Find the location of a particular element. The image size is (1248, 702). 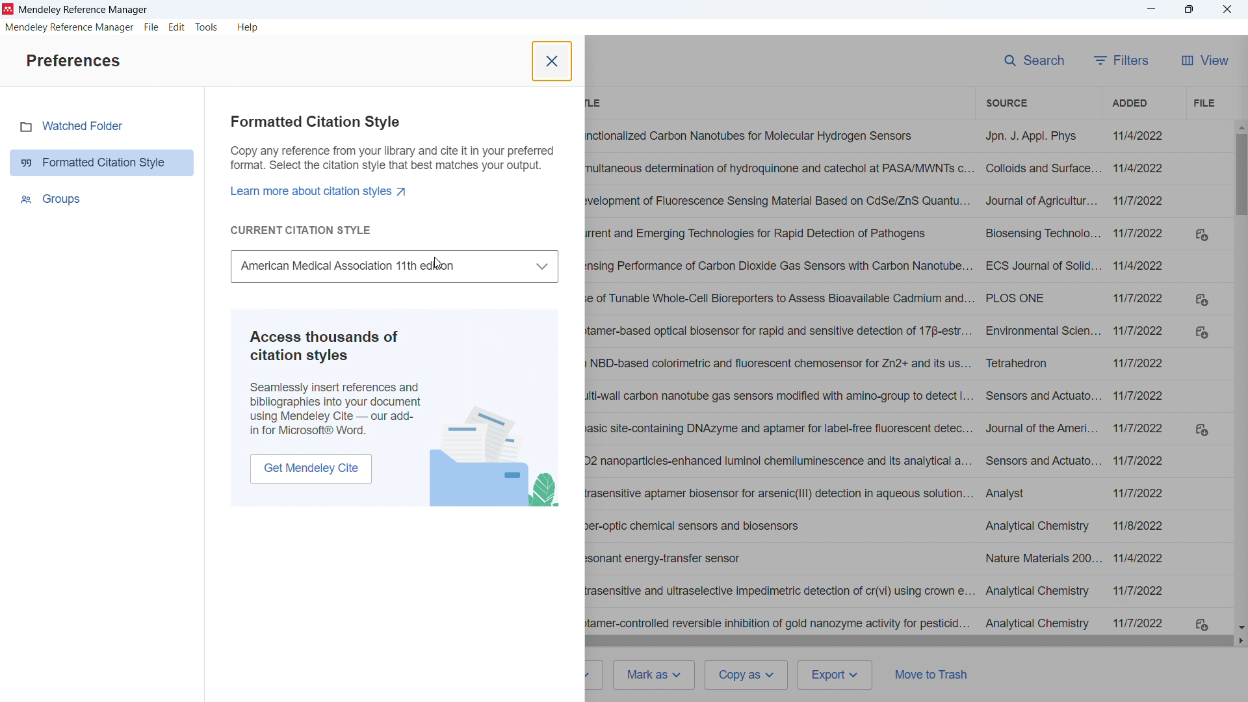

Scroll down is located at coordinates (1240, 627).